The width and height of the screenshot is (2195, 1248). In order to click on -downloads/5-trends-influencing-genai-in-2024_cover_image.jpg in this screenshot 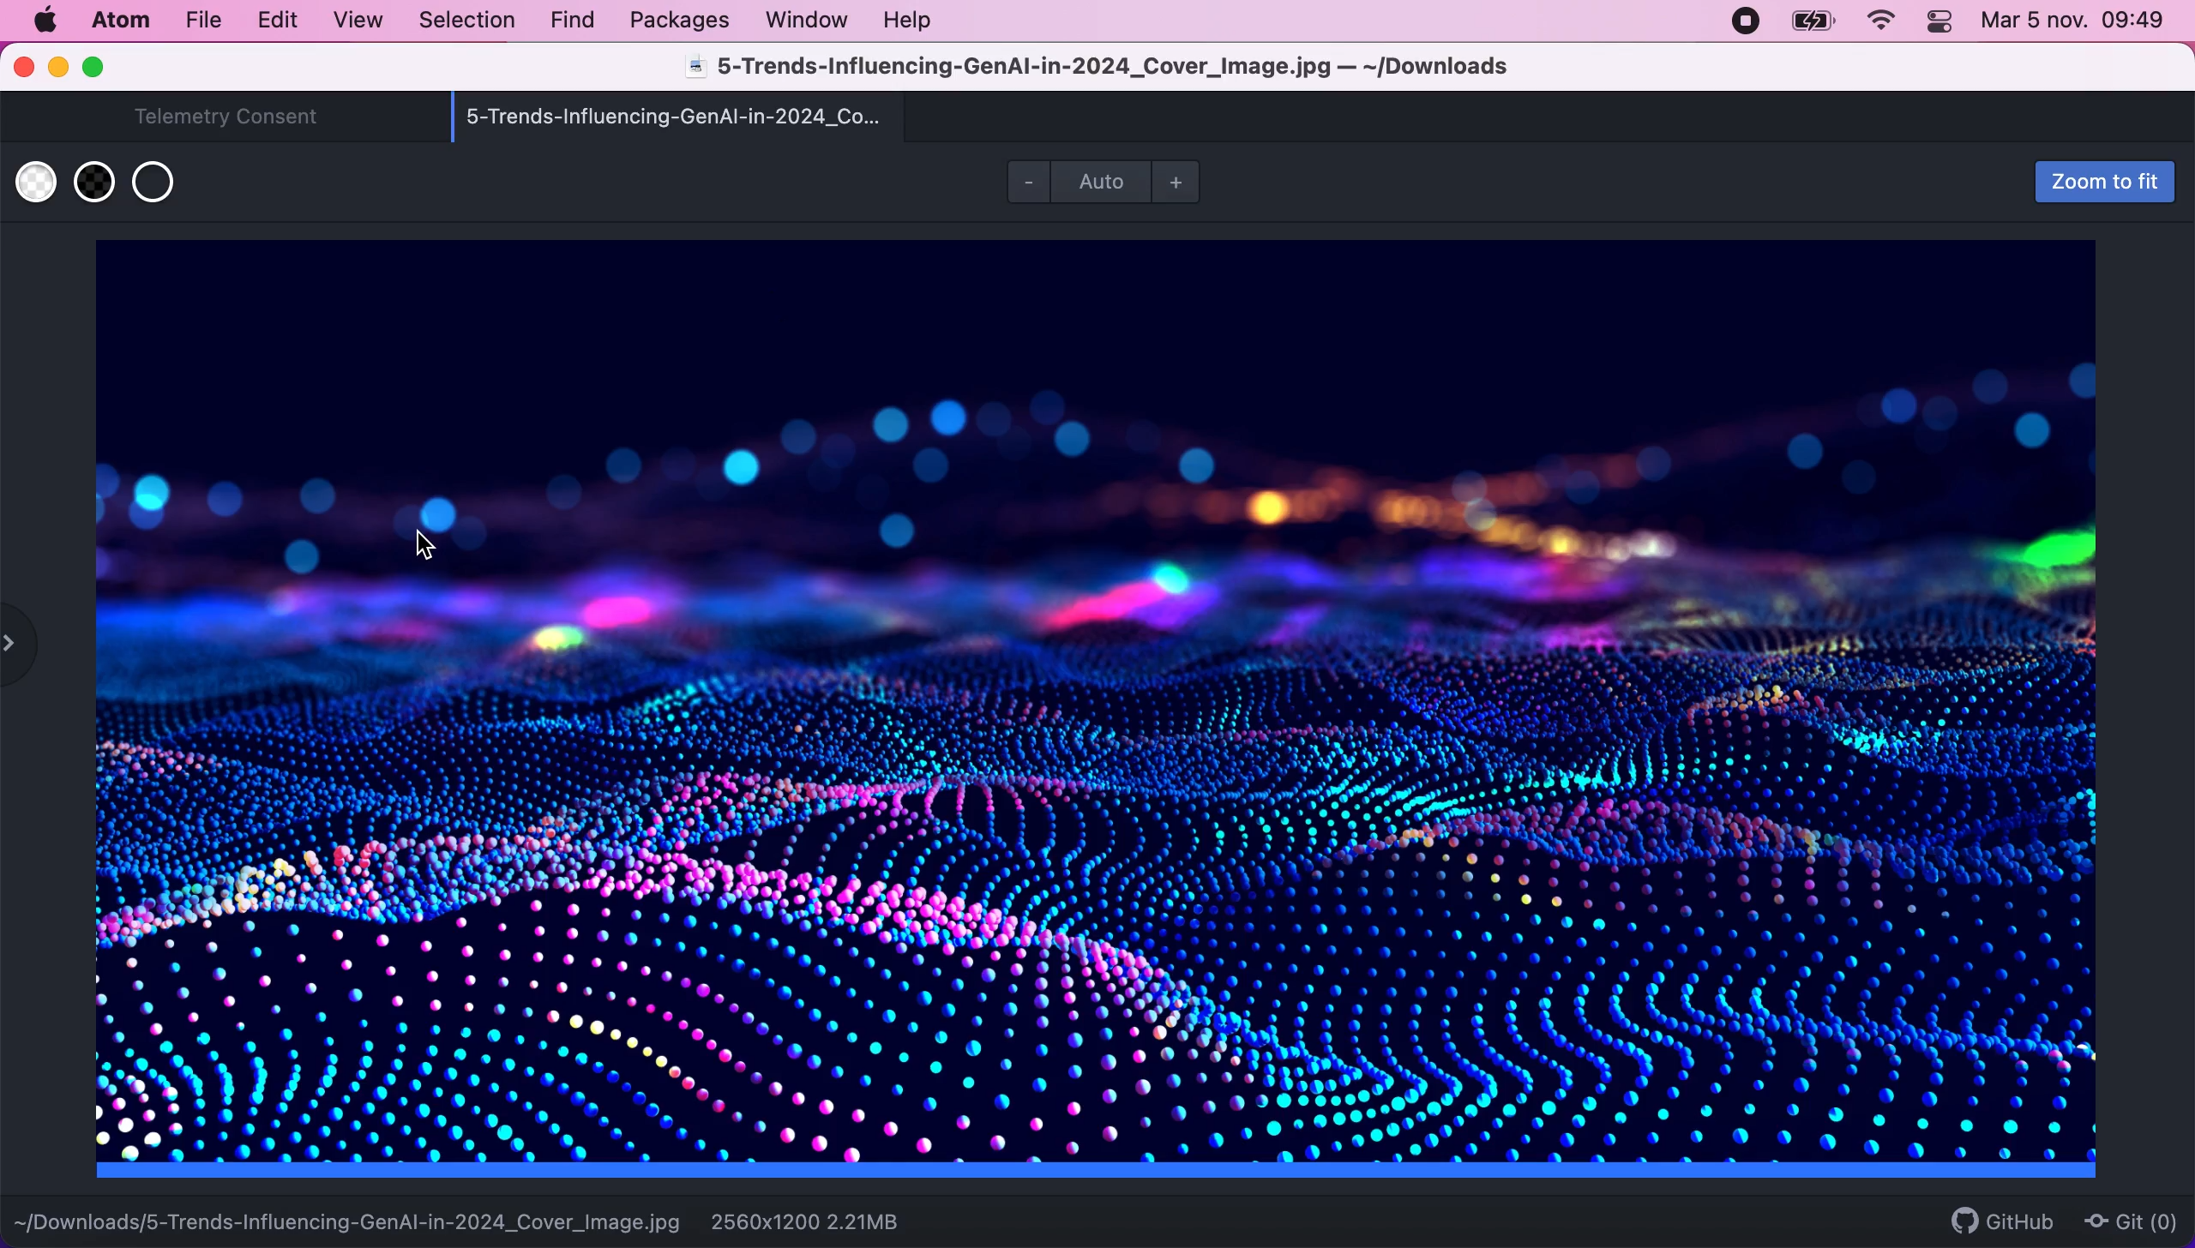, I will do `click(358, 1216)`.